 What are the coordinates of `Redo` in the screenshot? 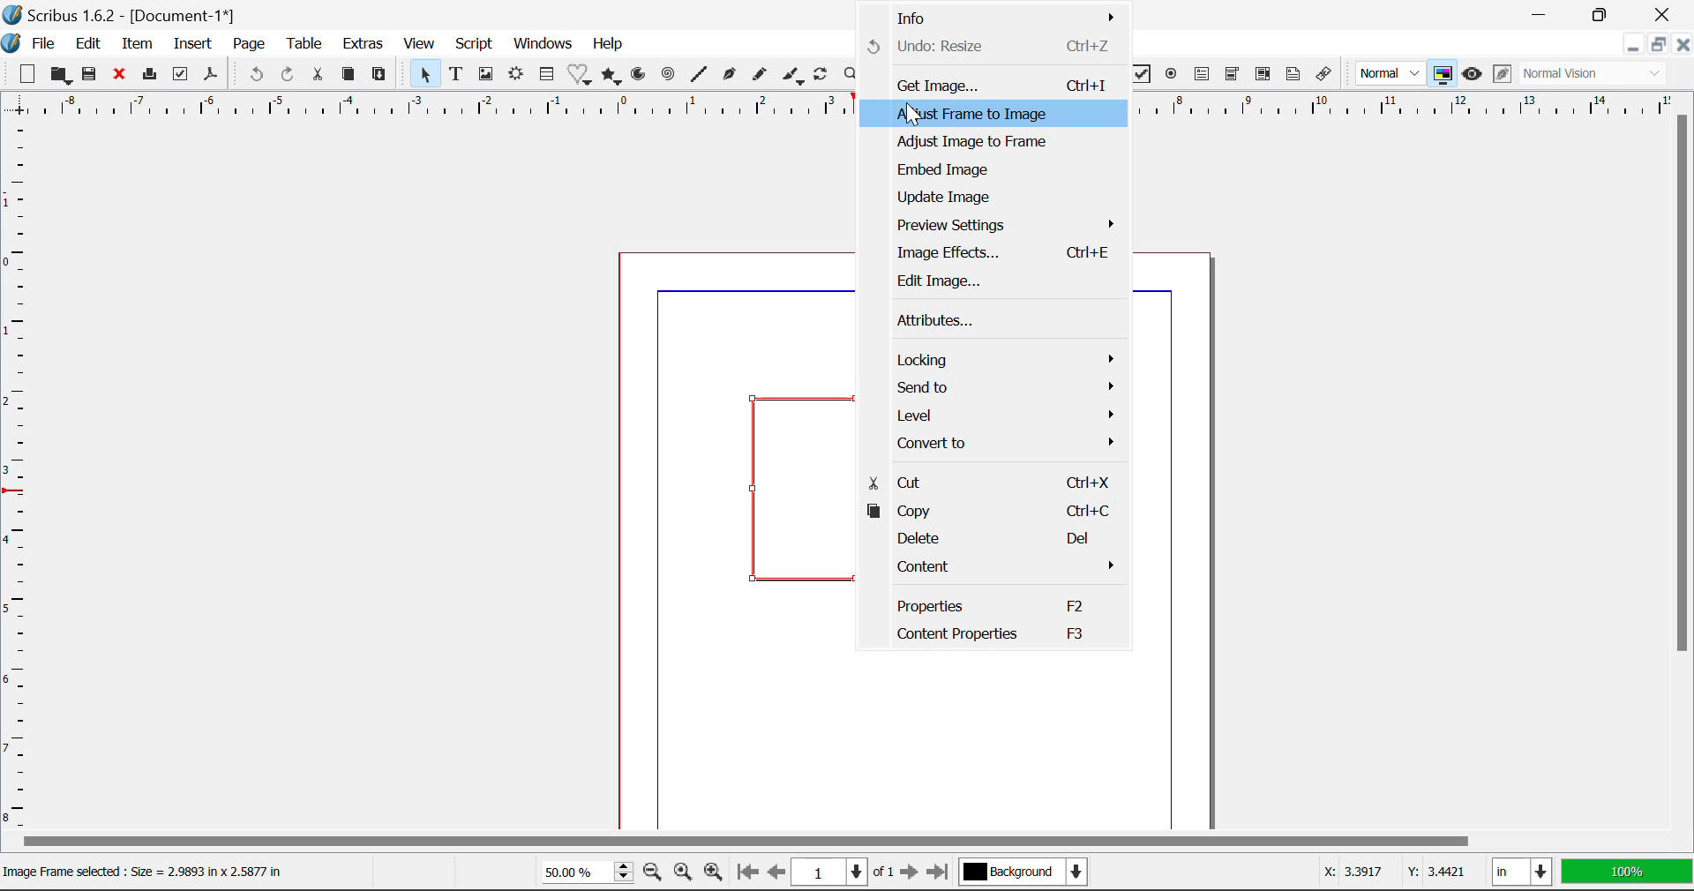 It's located at (291, 75).